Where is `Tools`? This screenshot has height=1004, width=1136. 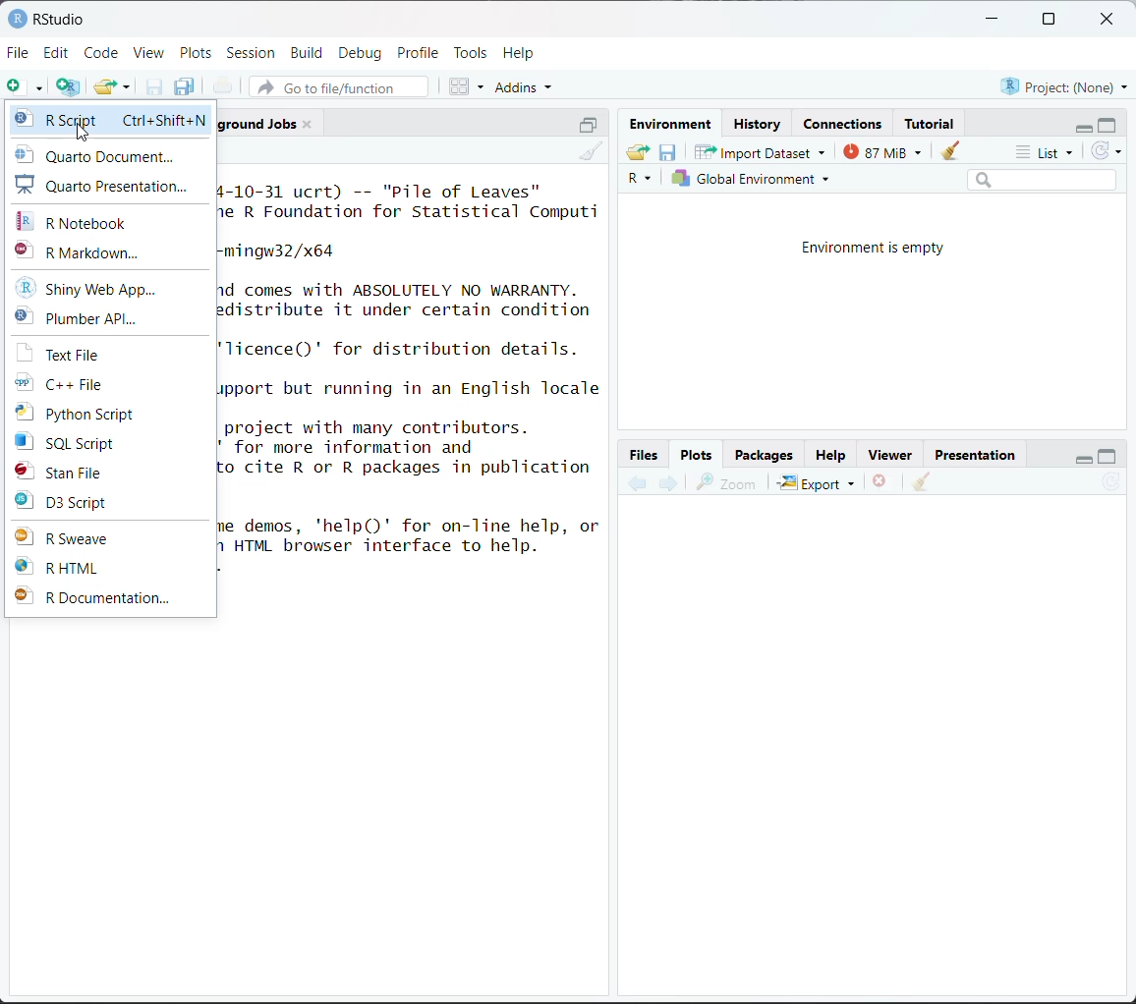 Tools is located at coordinates (471, 51).